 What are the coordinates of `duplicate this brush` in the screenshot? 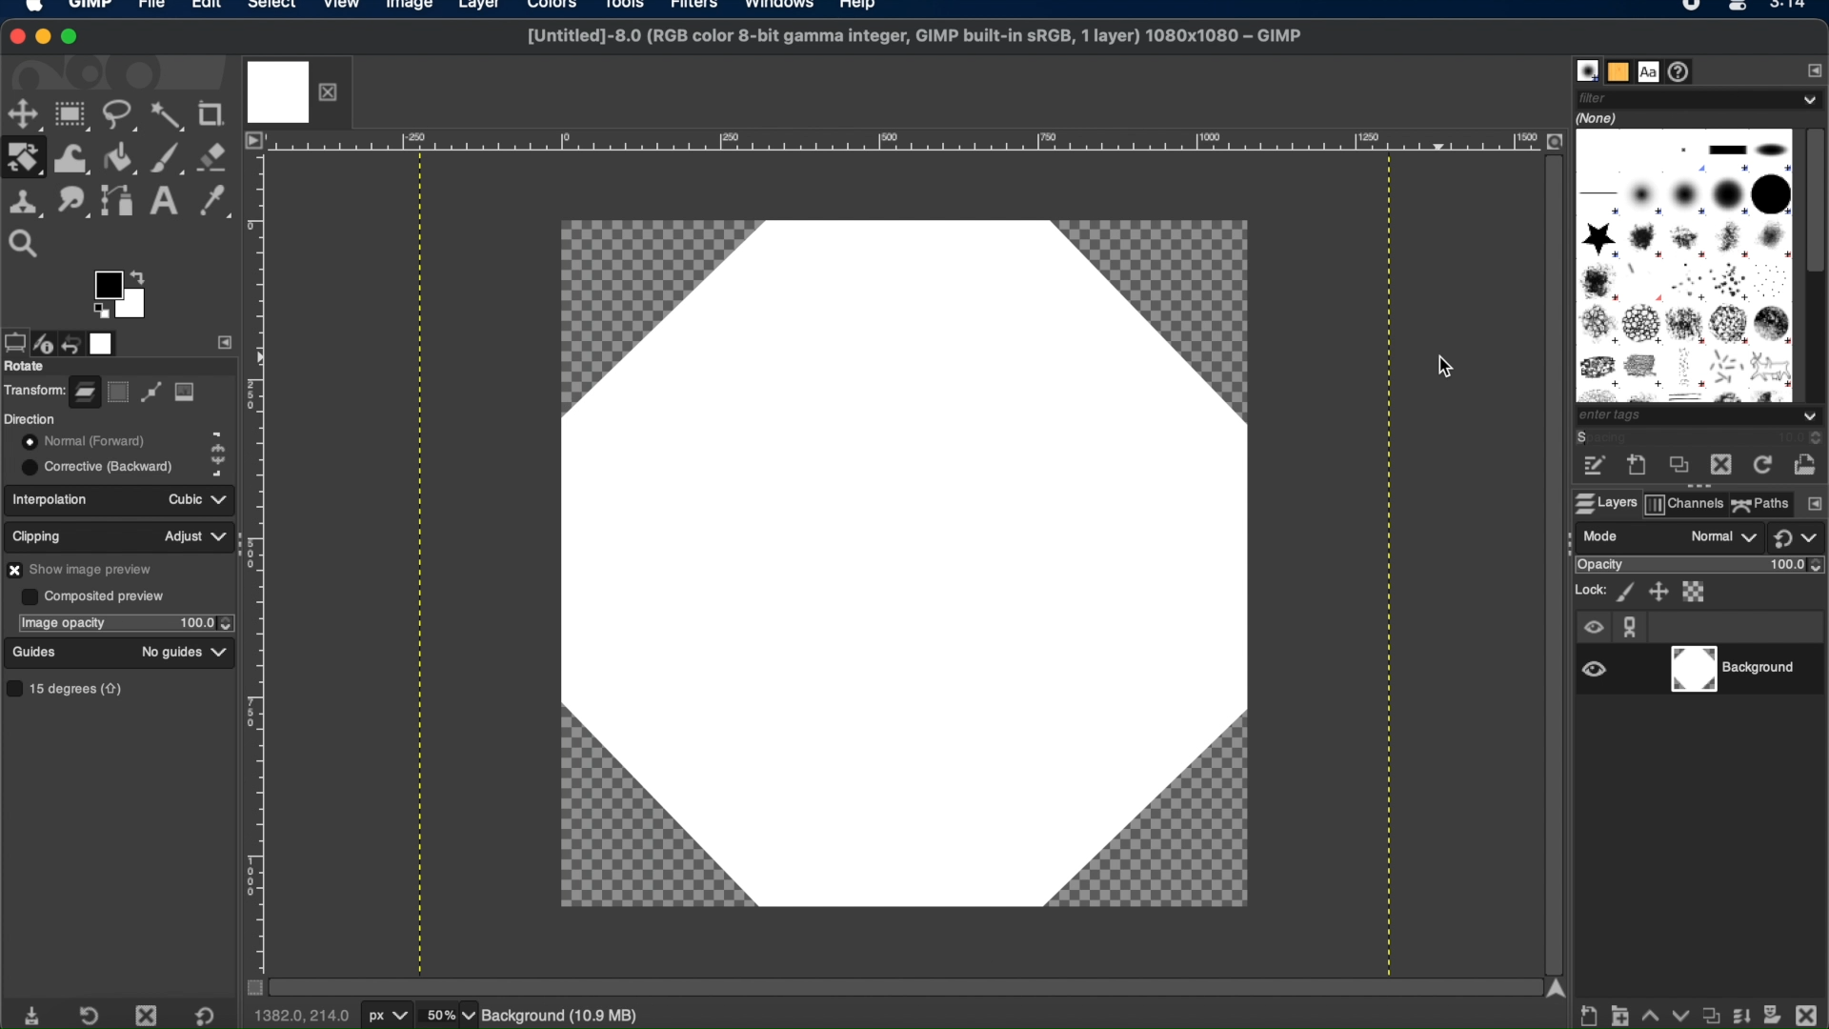 It's located at (1676, 467).